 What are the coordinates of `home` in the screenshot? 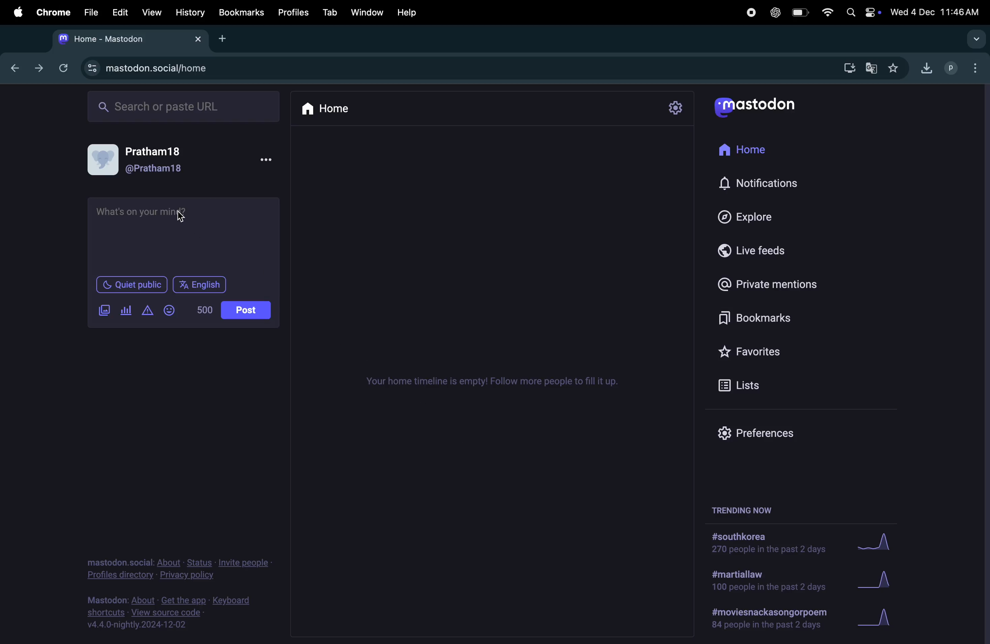 It's located at (746, 151).